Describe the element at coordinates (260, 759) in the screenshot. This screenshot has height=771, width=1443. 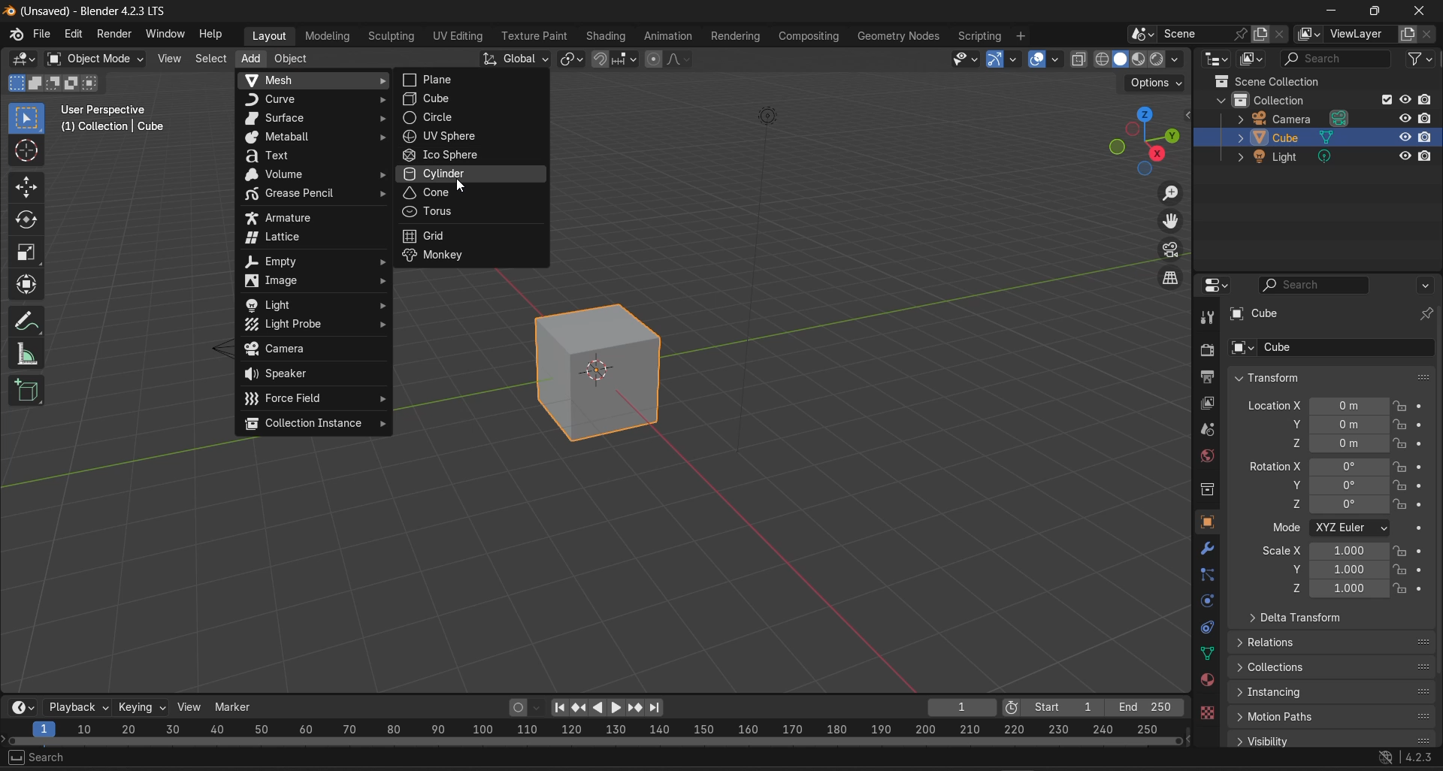
I see `rotate view` at that location.